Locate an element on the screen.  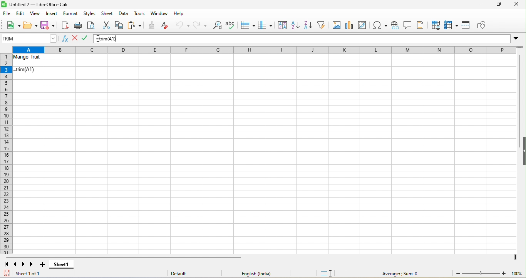
chart is located at coordinates (349, 25).